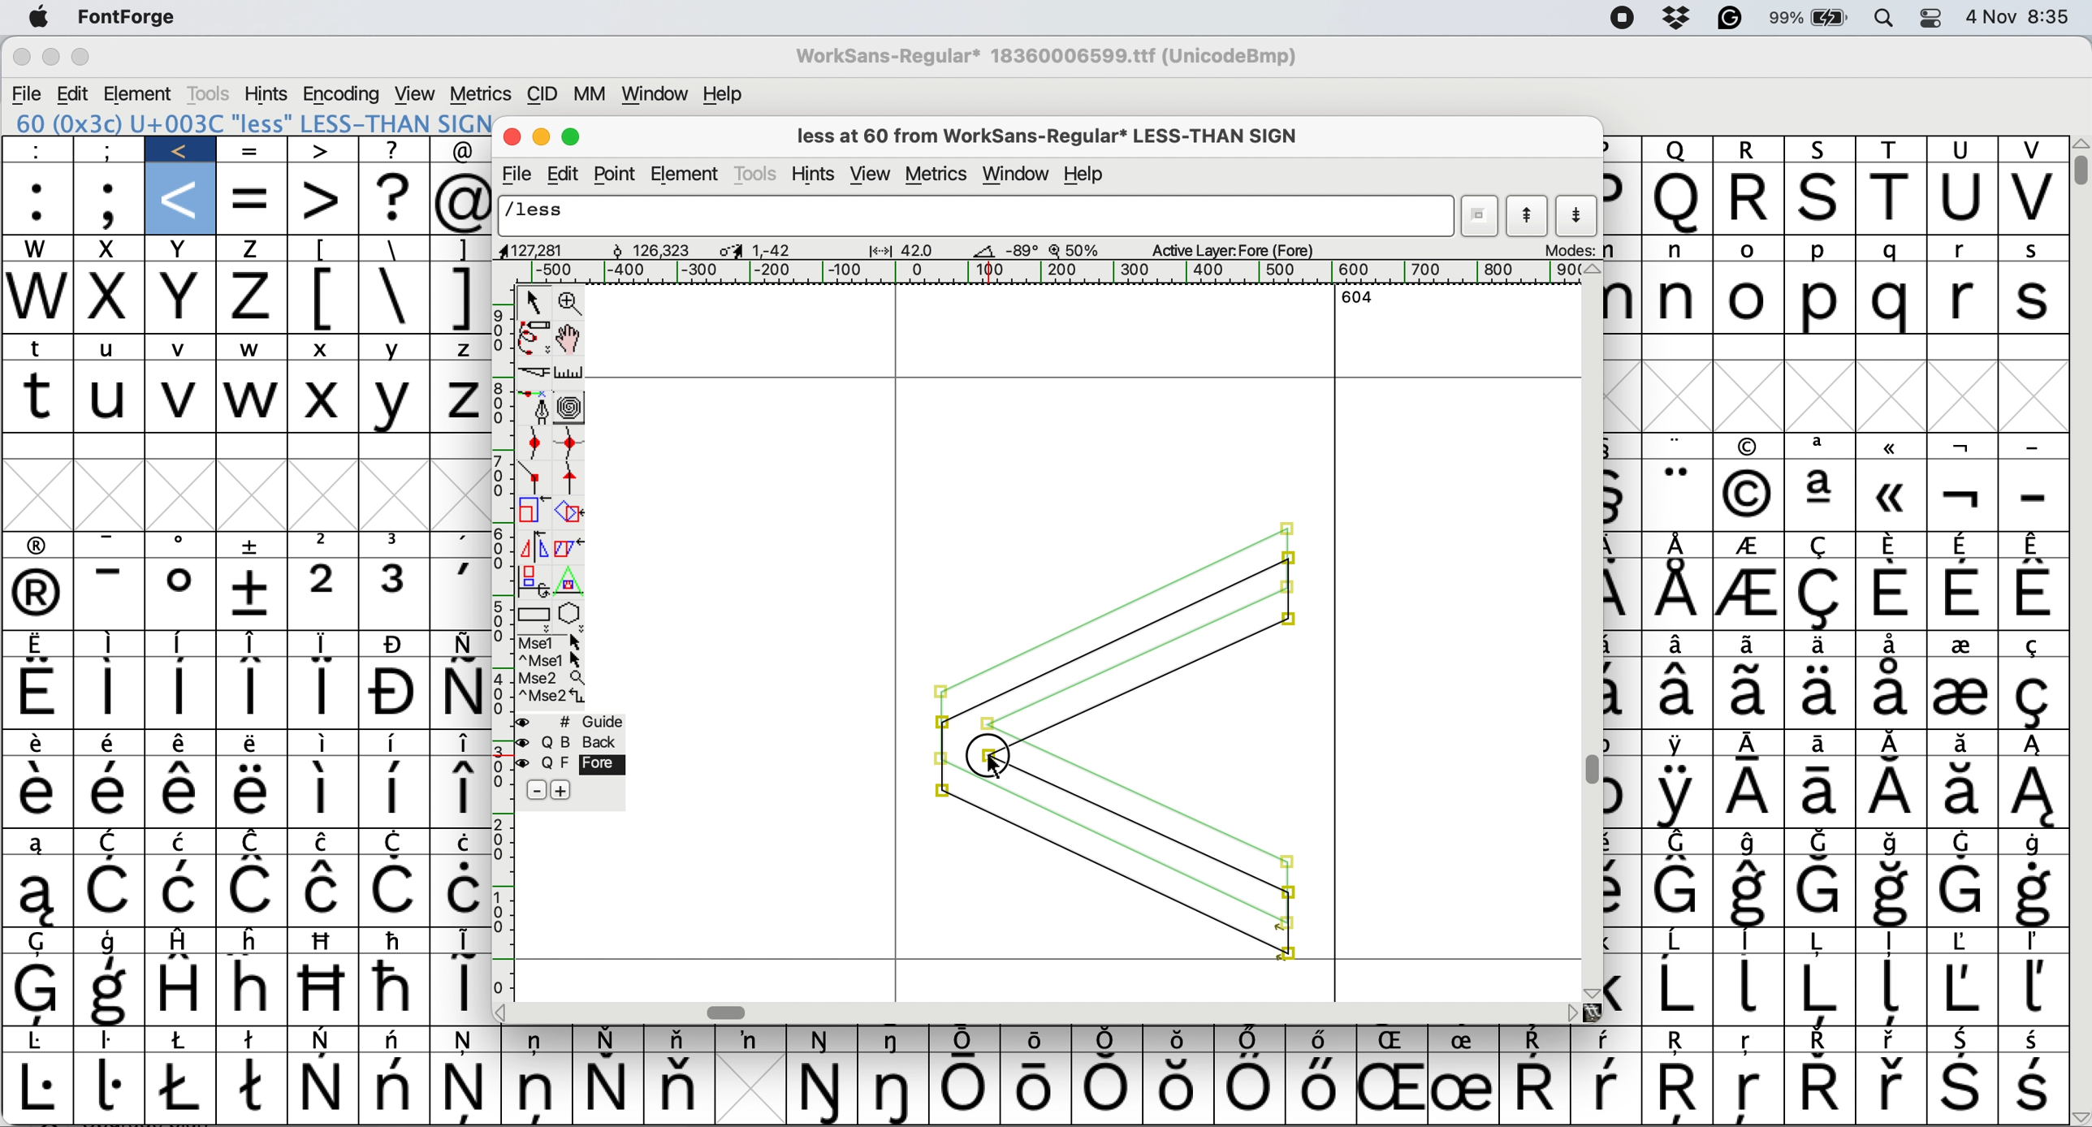 This screenshot has height=1127, width=2092. I want to click on dropbox, so click(1678, 19).